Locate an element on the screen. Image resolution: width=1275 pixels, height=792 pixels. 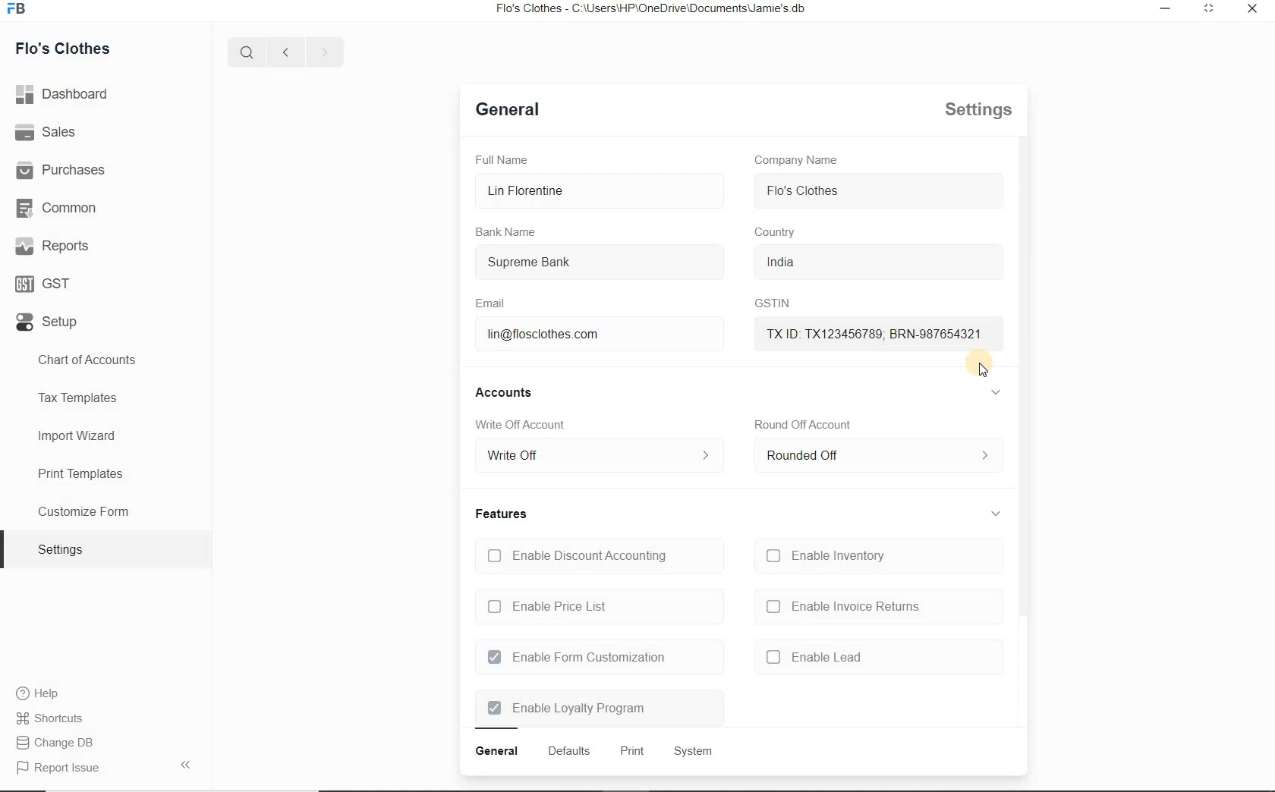
Bank Name is located at coordinates (508, 232).